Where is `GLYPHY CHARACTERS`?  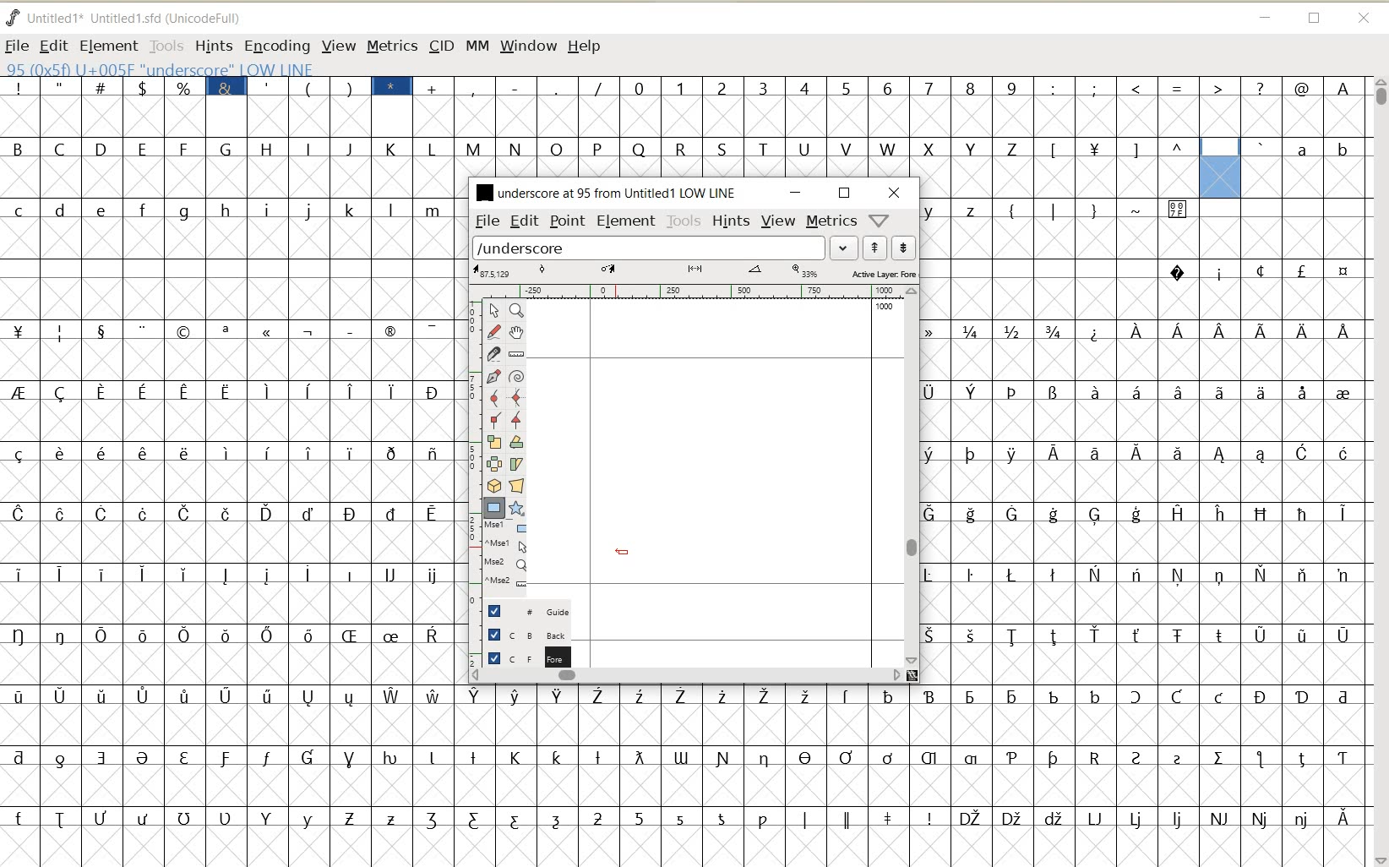 GLYPHY CHARACTERS is located at coordinates (1058, 490).